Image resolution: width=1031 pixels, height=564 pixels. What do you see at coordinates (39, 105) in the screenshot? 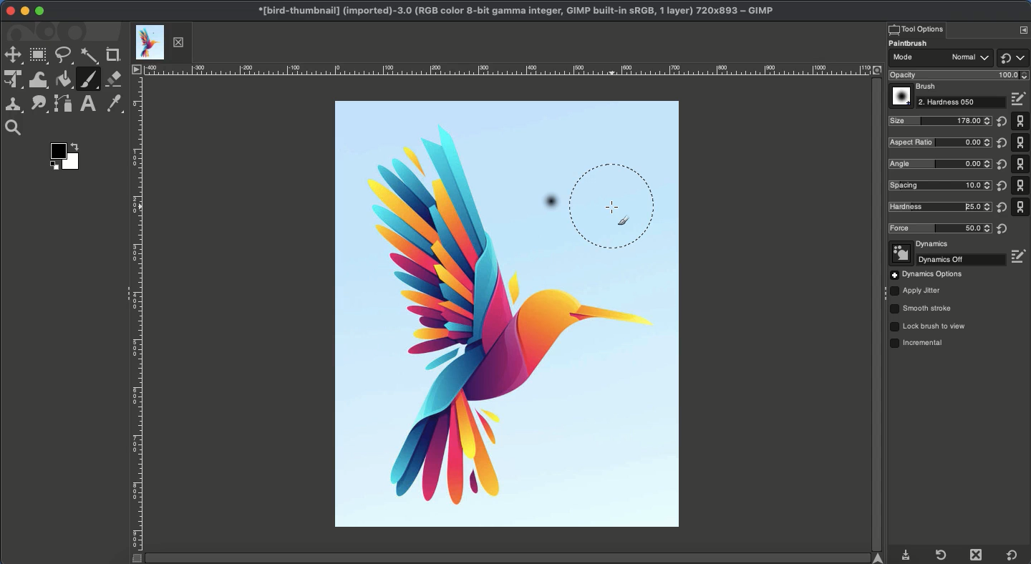
I see `Smudge` at bounding box center [39, 105].